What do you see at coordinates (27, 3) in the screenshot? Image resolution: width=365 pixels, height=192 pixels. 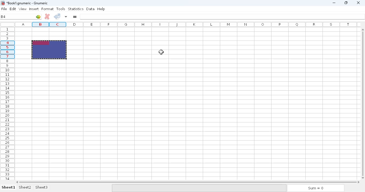 I see `Book1 numeric - Gnumeric` at bounding box center [27, 3].